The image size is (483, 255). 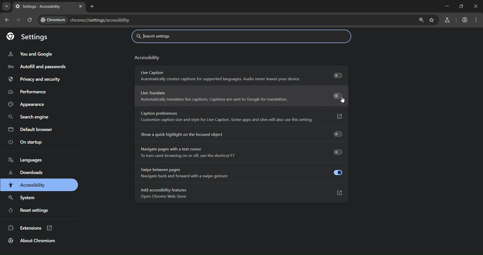 What do you see at coordinates (35, 79) in the screenshot?
I see `privacy and security` at bounding box center [35, 79].